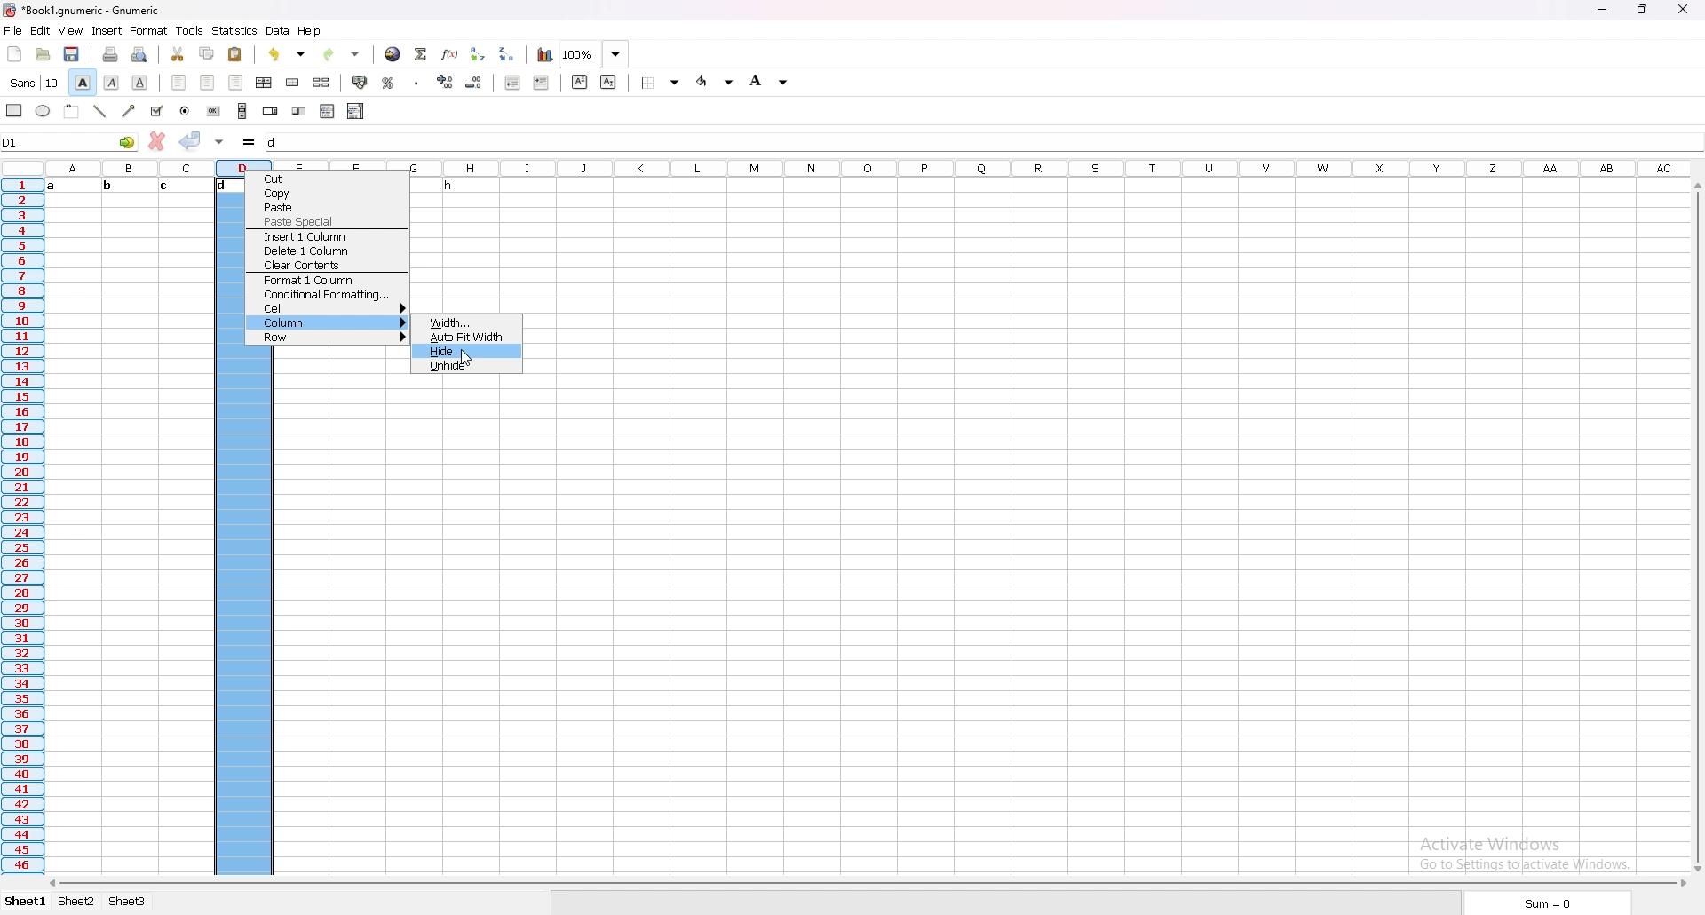 This screenshot has width=1705, height=915. What do you see at coordinates (33, 82) in the screenshot?
I see `font` at bounding box center [33, 82].